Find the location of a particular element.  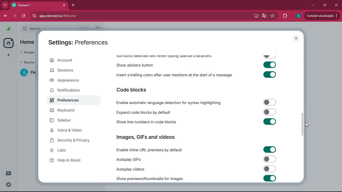

close is located at coordinates (296, 38).